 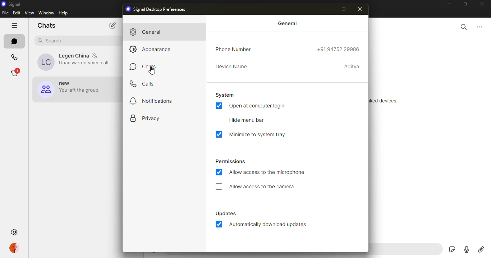 I want to click on chats, so click(x=146, y=67).